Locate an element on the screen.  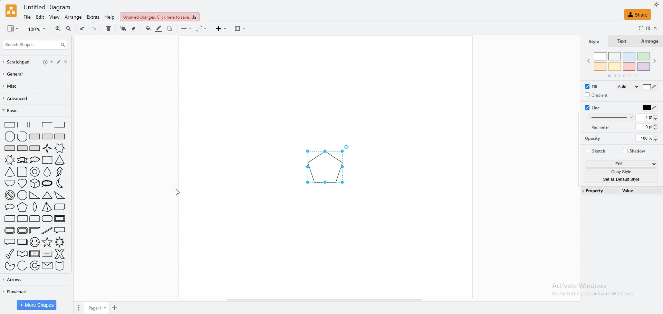
zoom out is located at coordinates (69, 29).